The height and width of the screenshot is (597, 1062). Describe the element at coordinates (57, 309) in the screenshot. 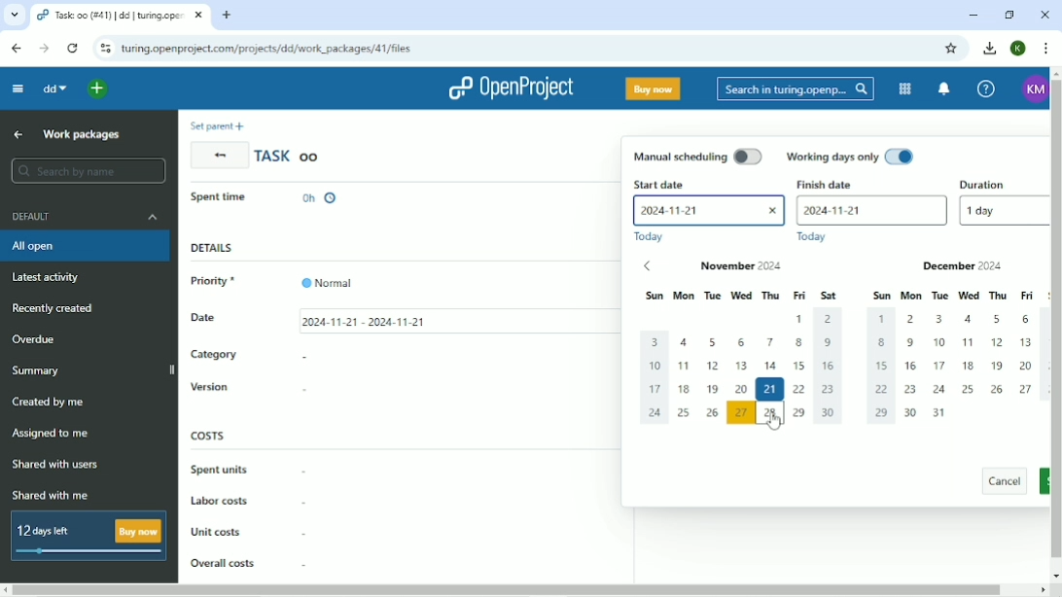

I see `Recently created` at that location.